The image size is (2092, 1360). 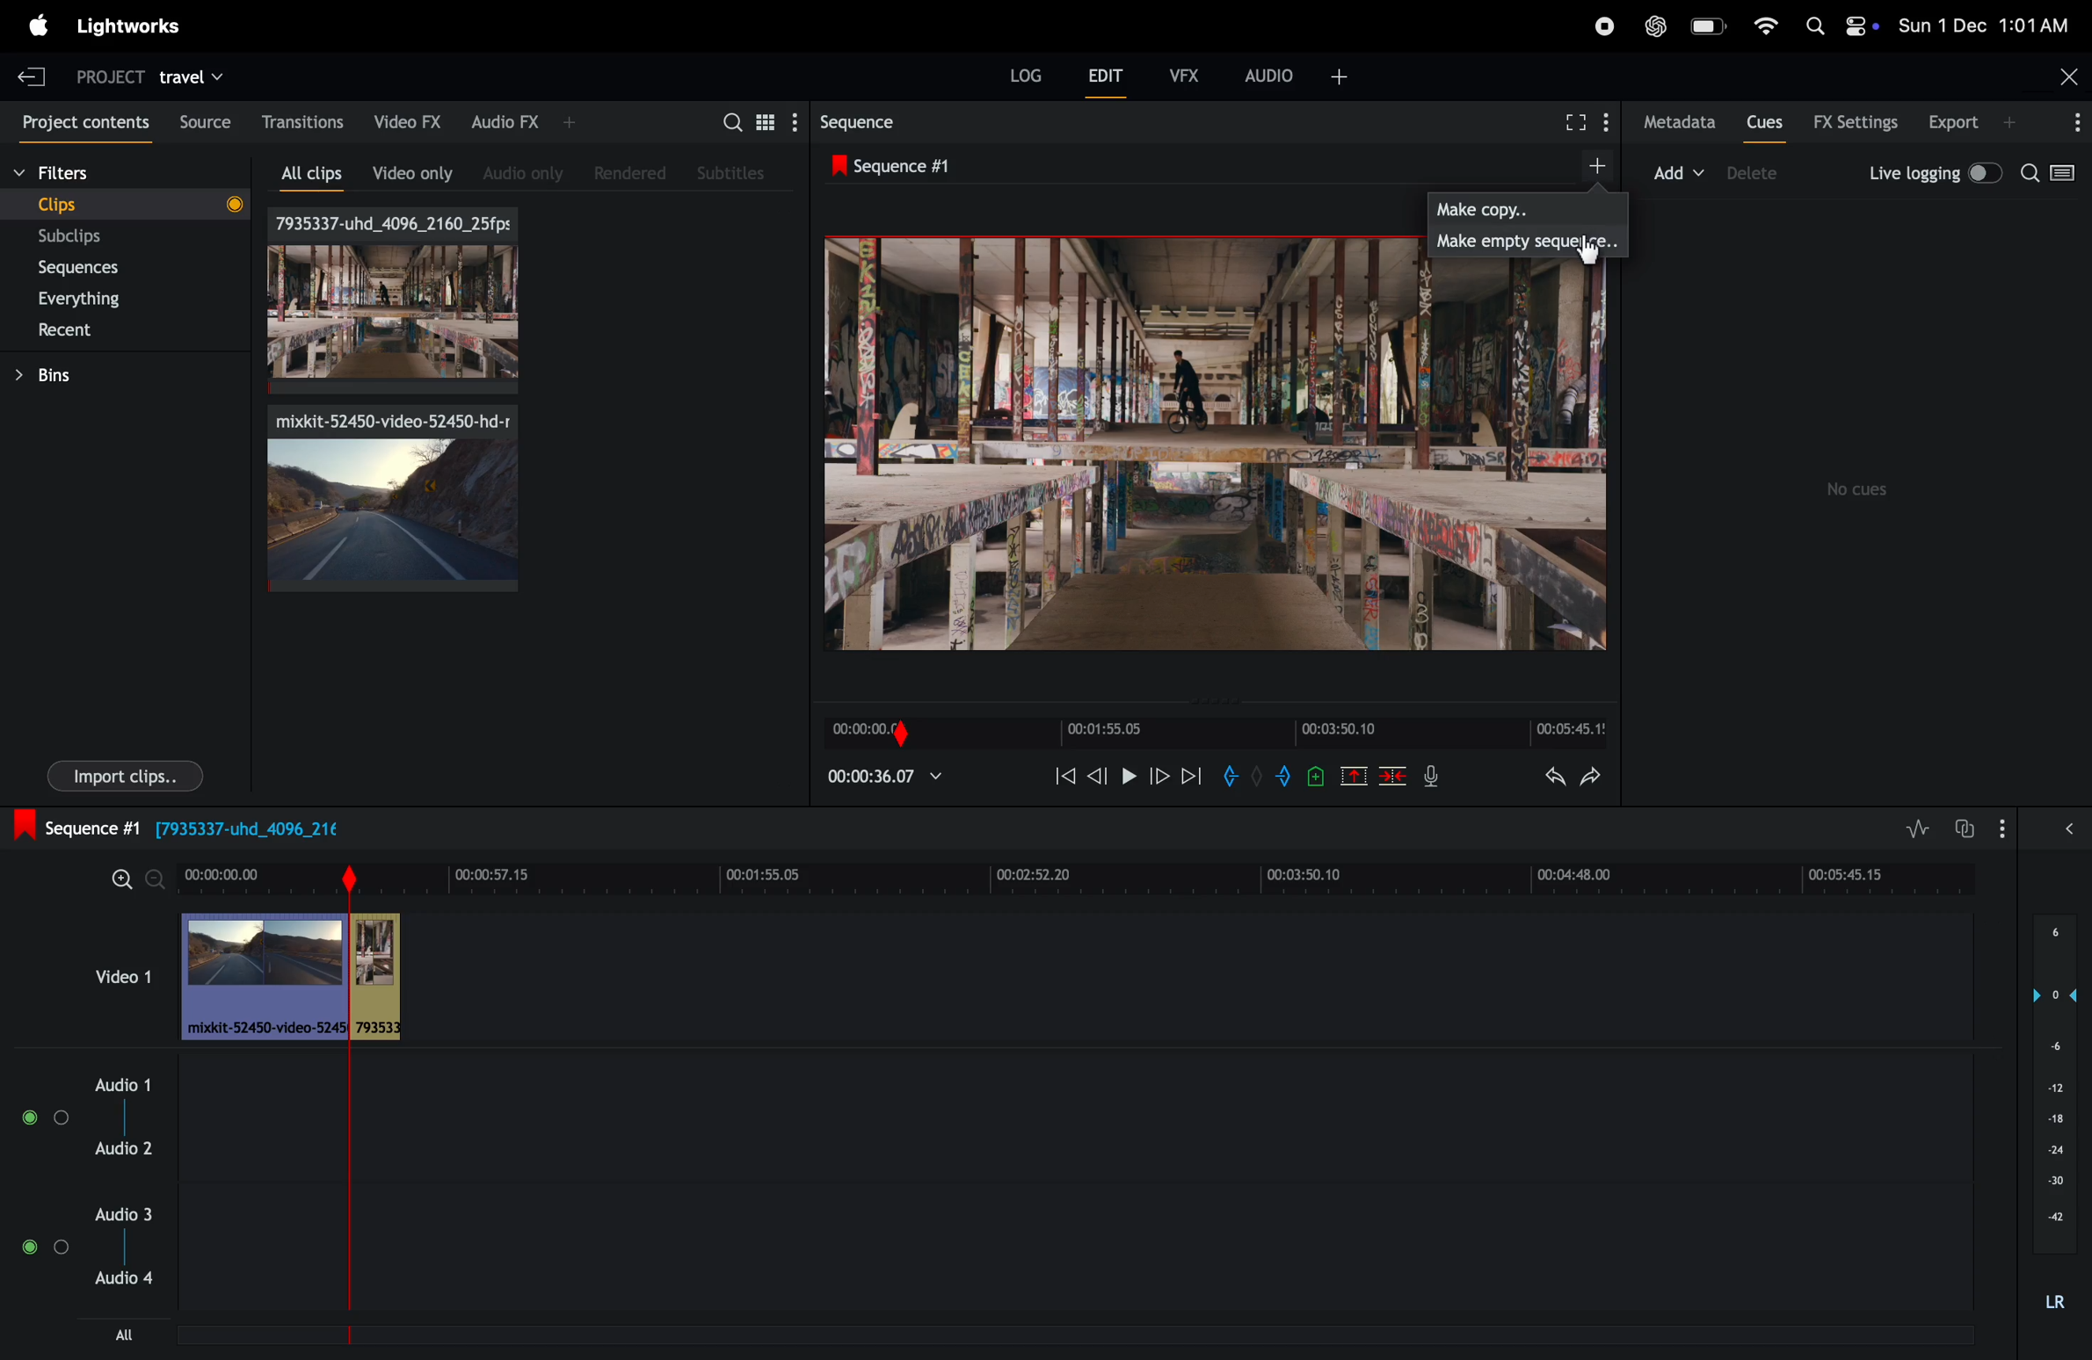 What do you see at coordinates (1531, 206) in the screenshot?
I see `make copy` at bounding box center [1531, 206].